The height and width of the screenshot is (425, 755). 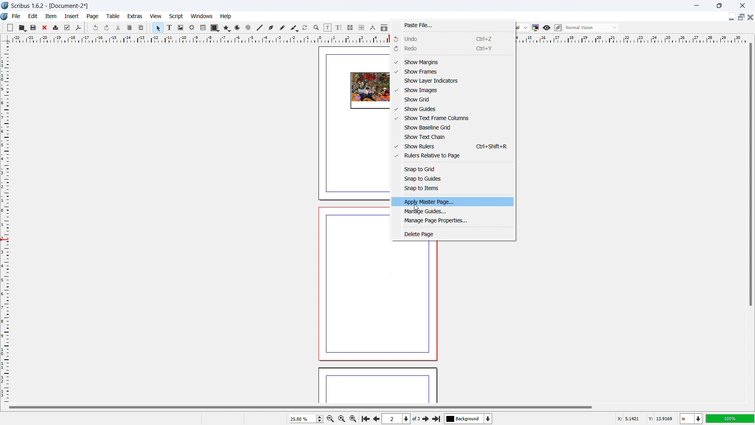 What do you see at coordinates (372, 28) in the screenshot?
I see `measurement` at bounding box center [372, 28].